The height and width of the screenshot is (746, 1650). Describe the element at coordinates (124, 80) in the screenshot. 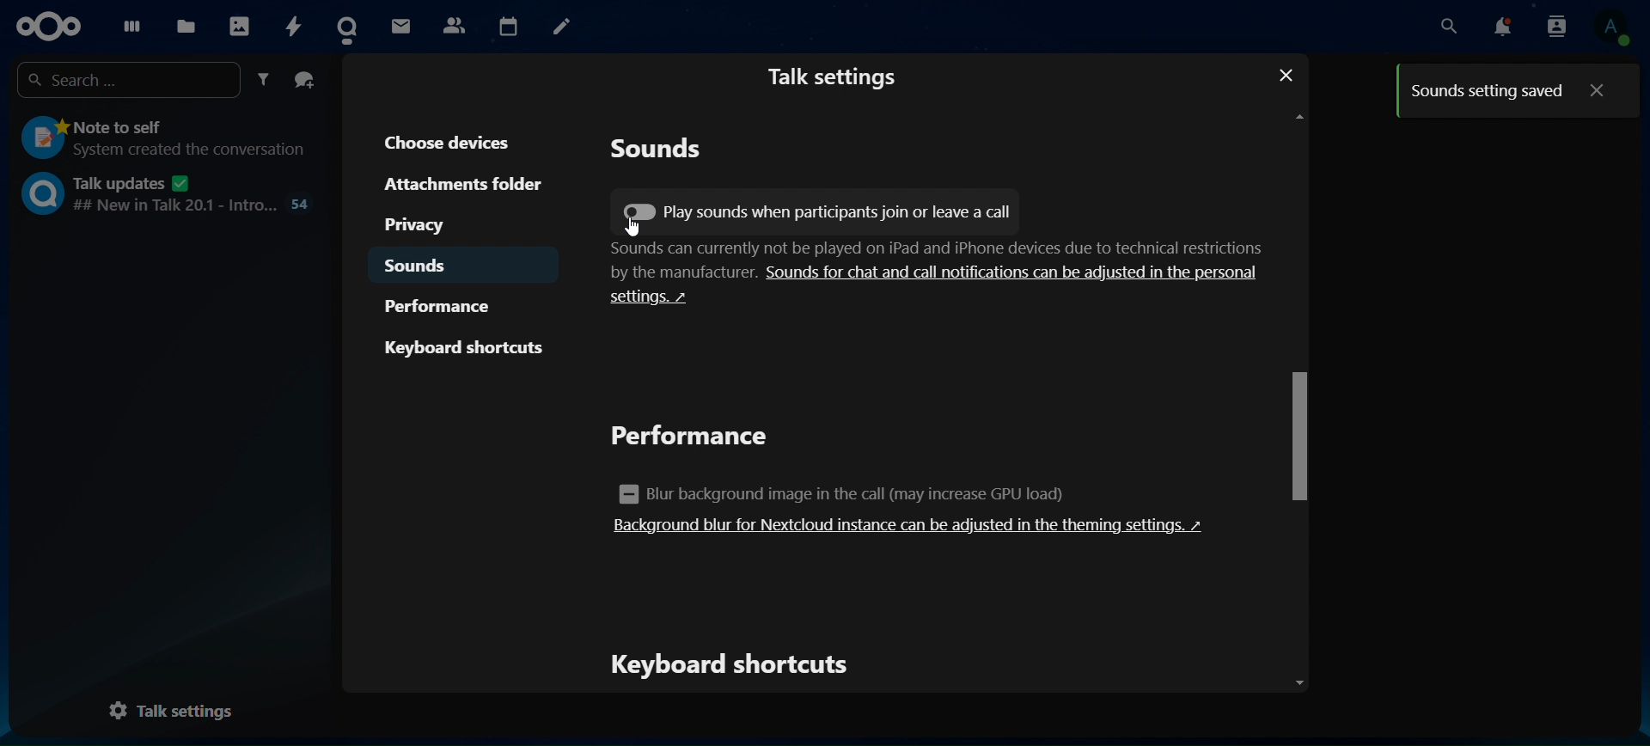

I see `search ..` at that location.